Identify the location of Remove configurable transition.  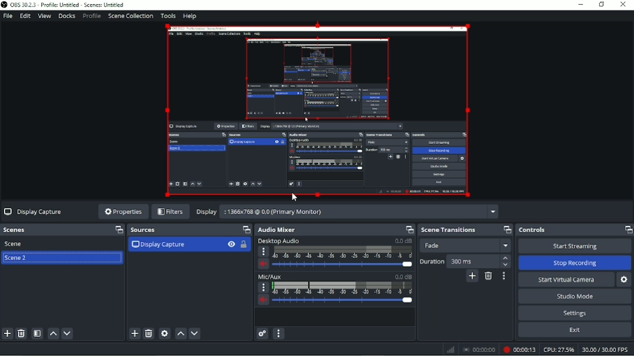
(488, 277).